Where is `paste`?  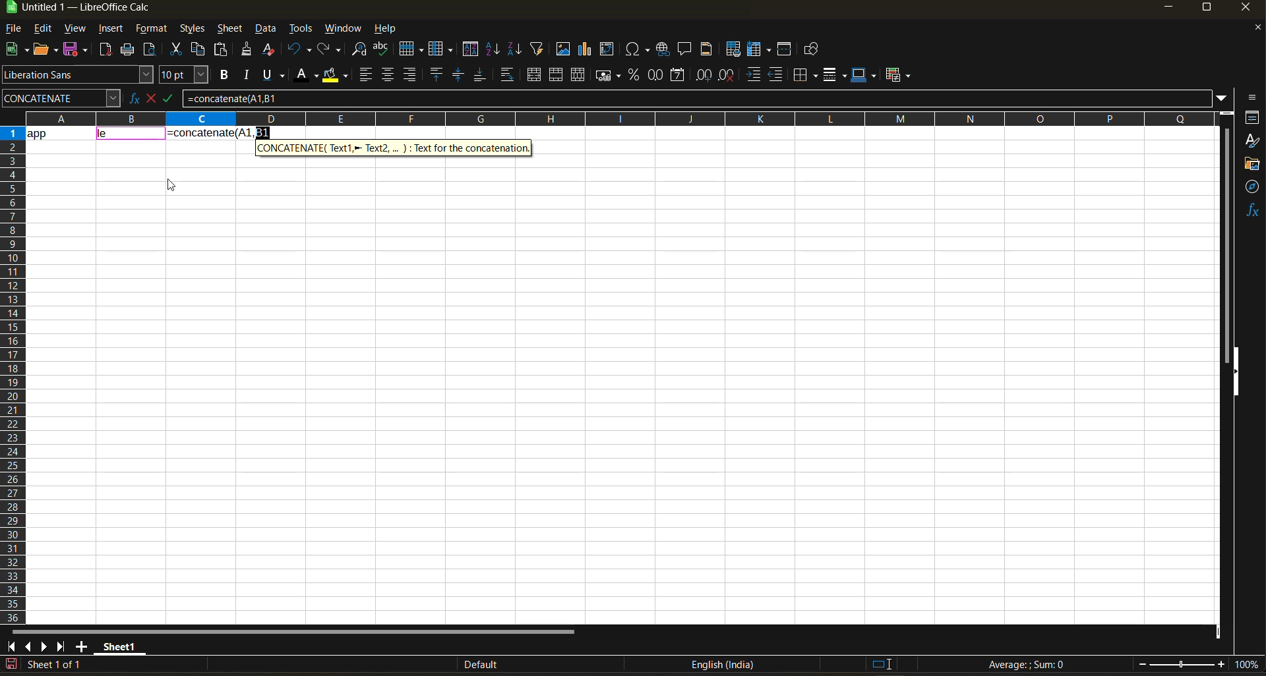 paste is located at coordinates (222, 51).